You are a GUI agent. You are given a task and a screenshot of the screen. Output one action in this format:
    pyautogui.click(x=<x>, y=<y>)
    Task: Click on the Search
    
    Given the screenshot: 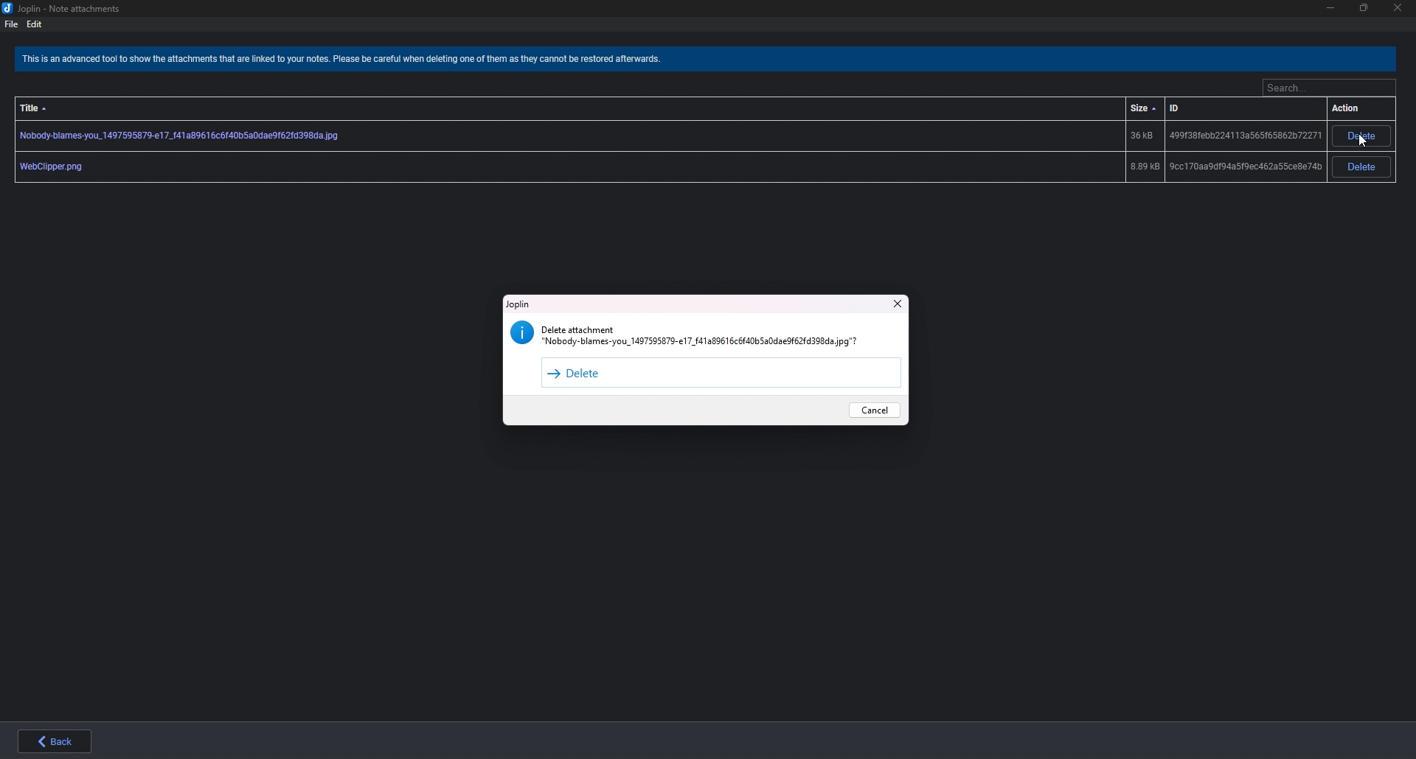 What is the action you would take?
    pyautogui.click(x=1328, y=89)
    